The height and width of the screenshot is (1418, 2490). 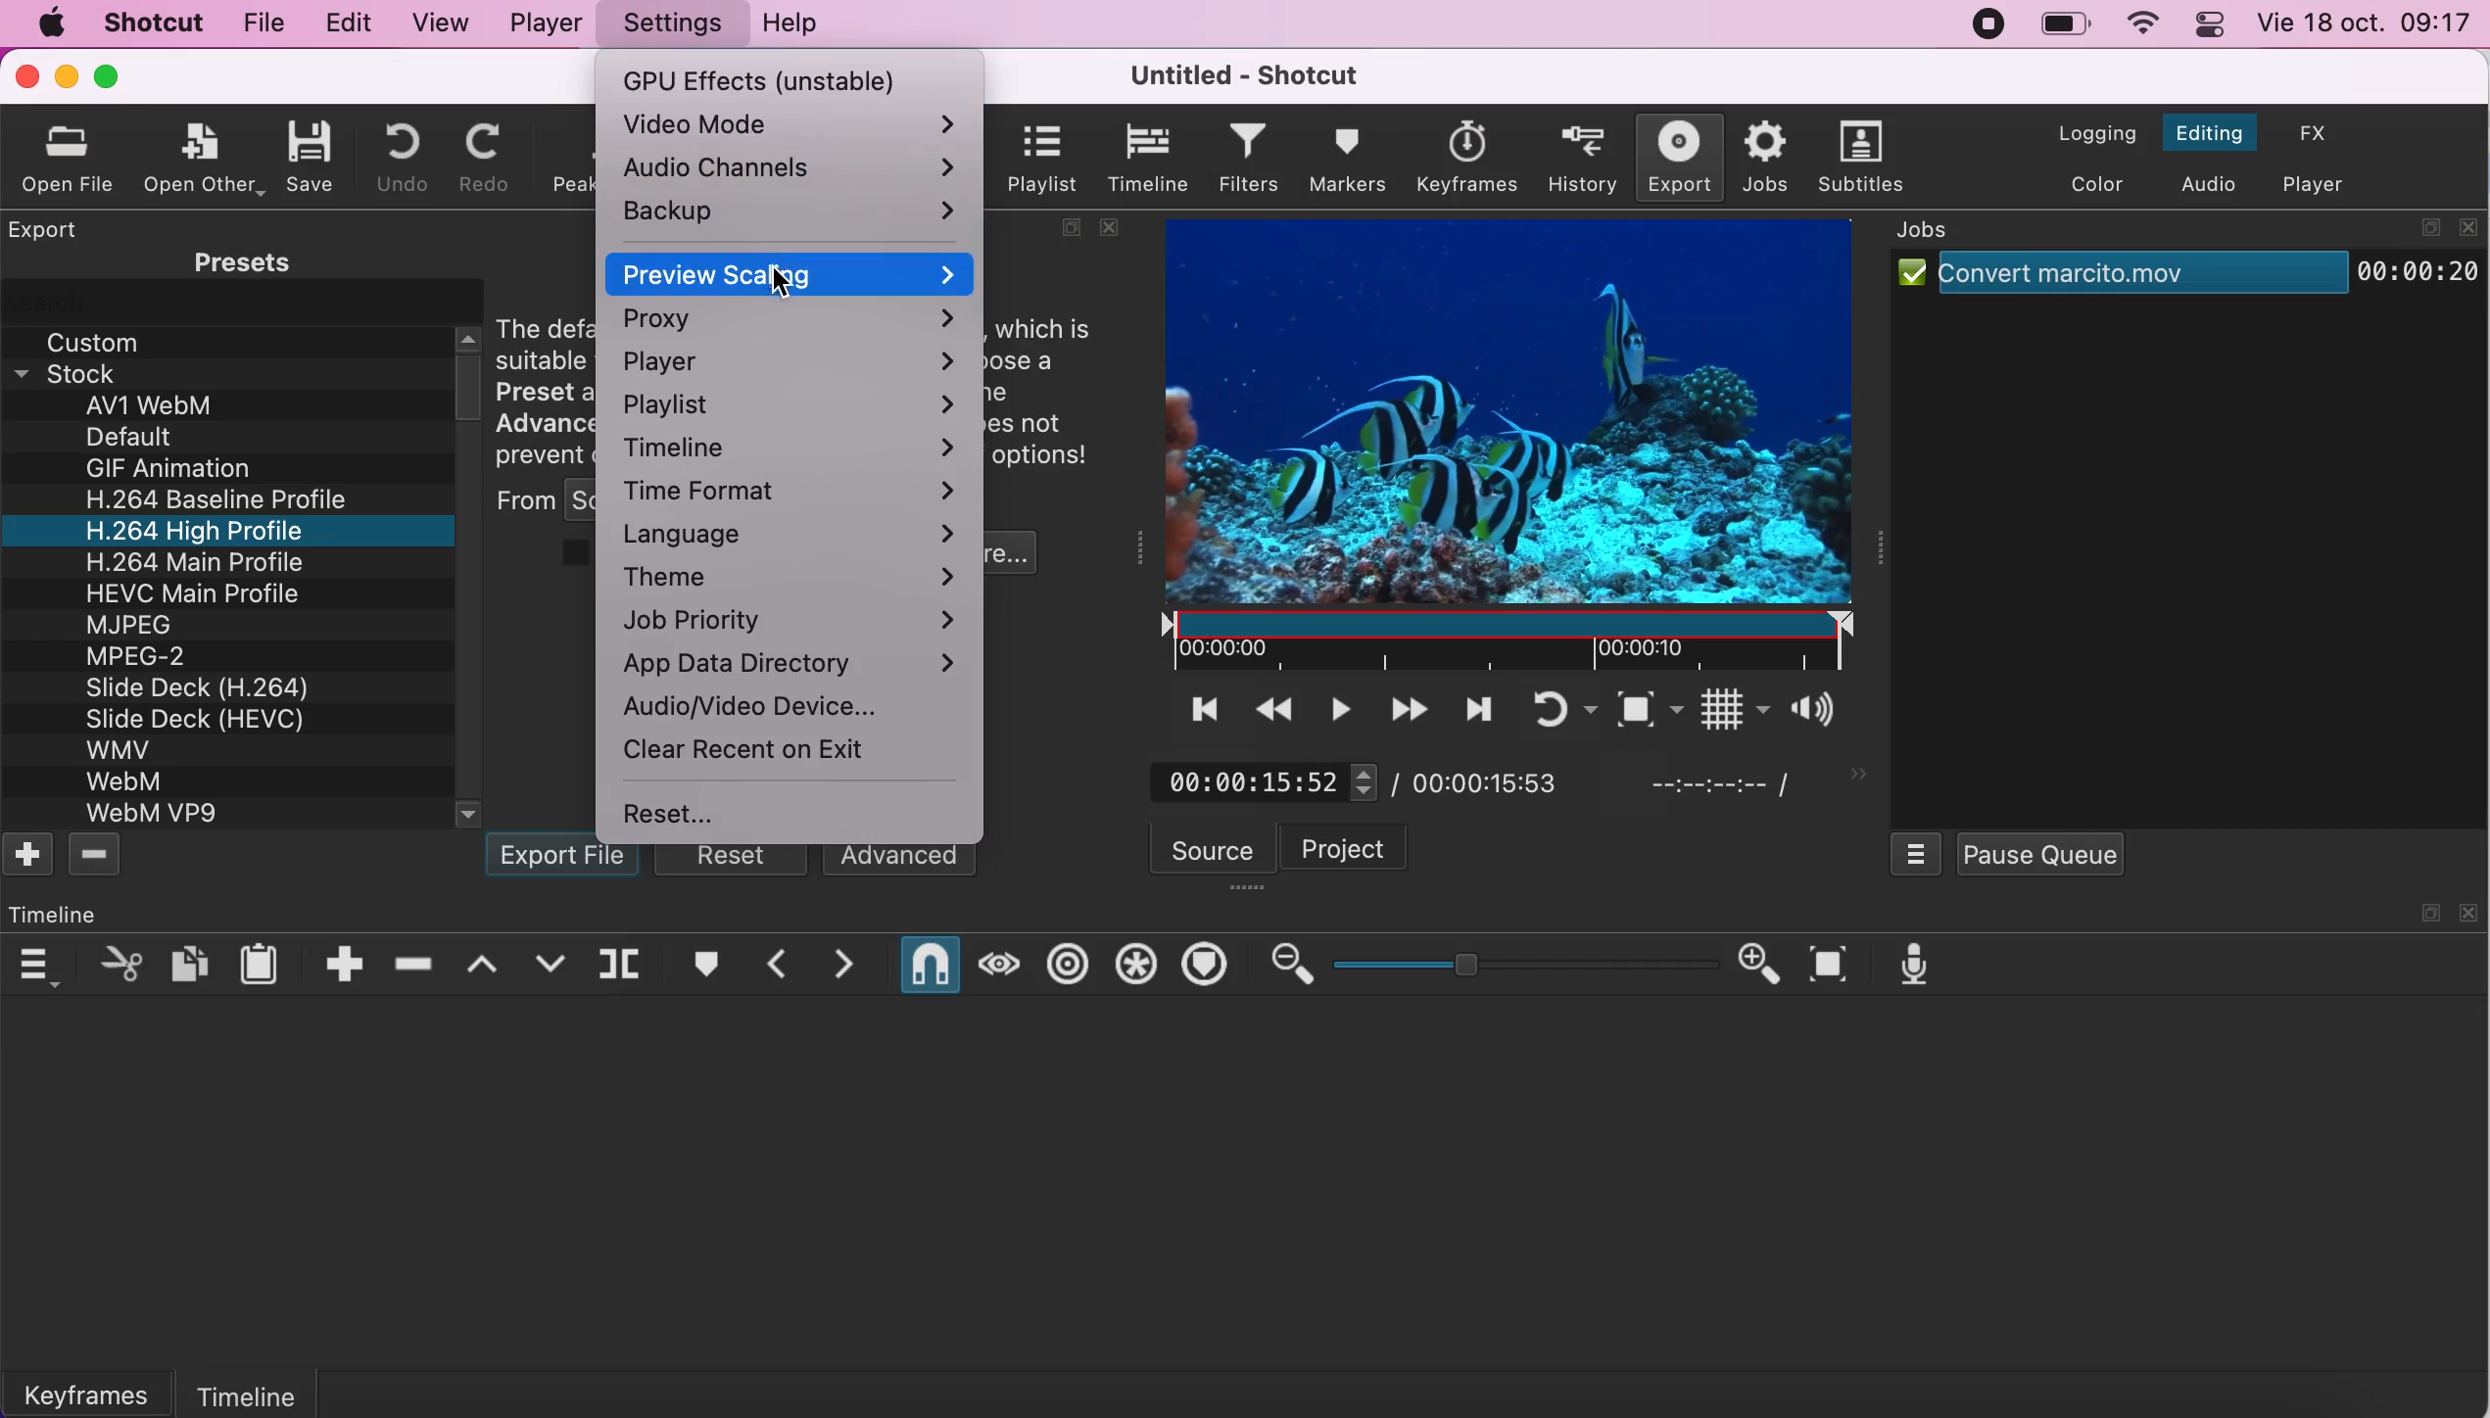 I want to click on redo, so click(x=484, y=158).